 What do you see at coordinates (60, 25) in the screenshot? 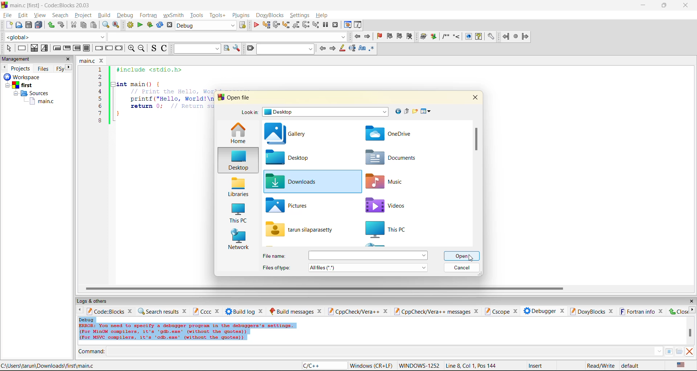
I see `undo` at bounding box center [60, 25].